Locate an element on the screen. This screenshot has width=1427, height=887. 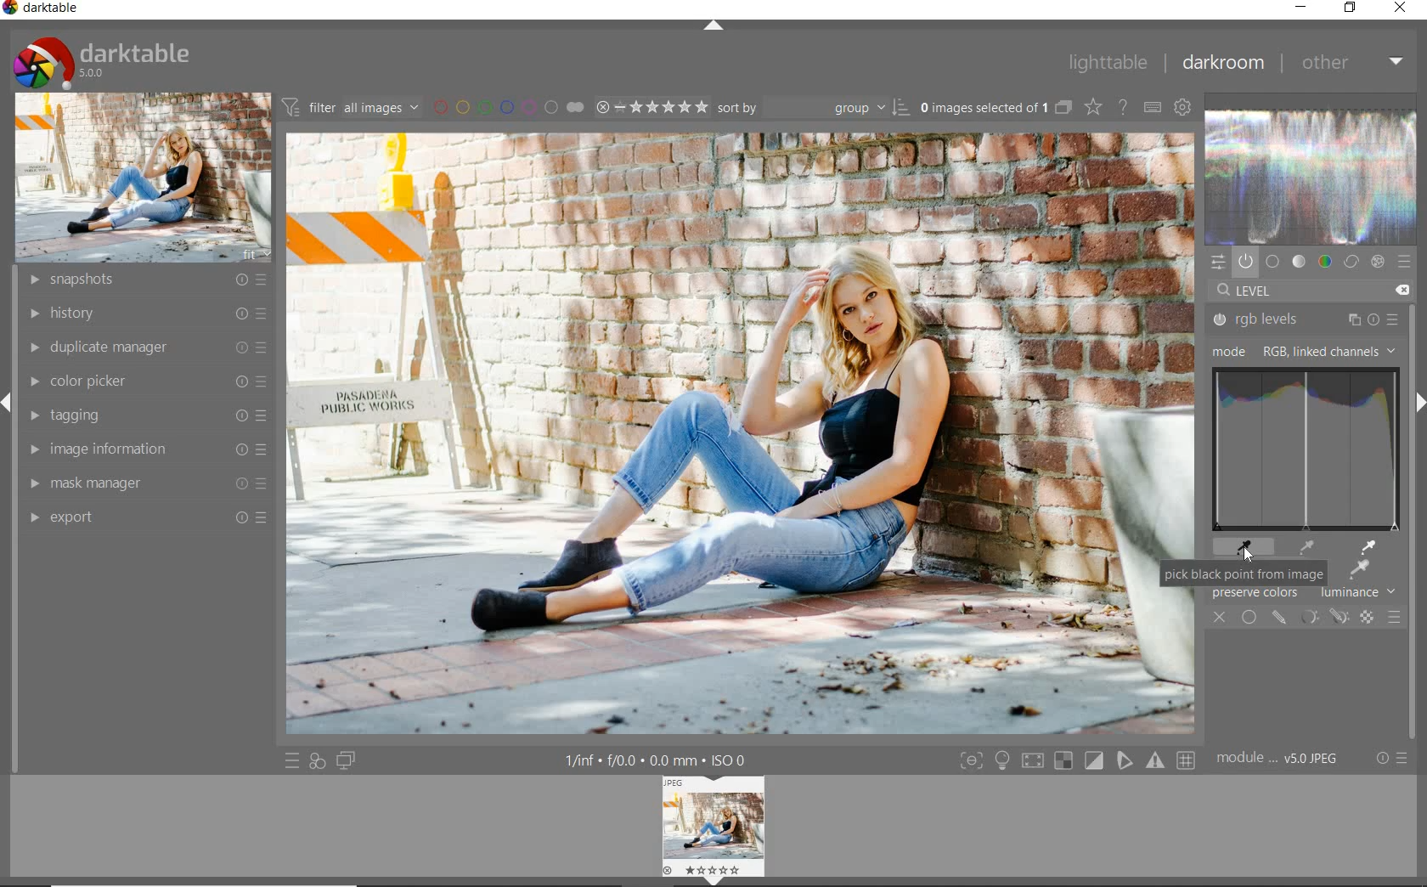
uniformly is located at coordinates (1249, 617).